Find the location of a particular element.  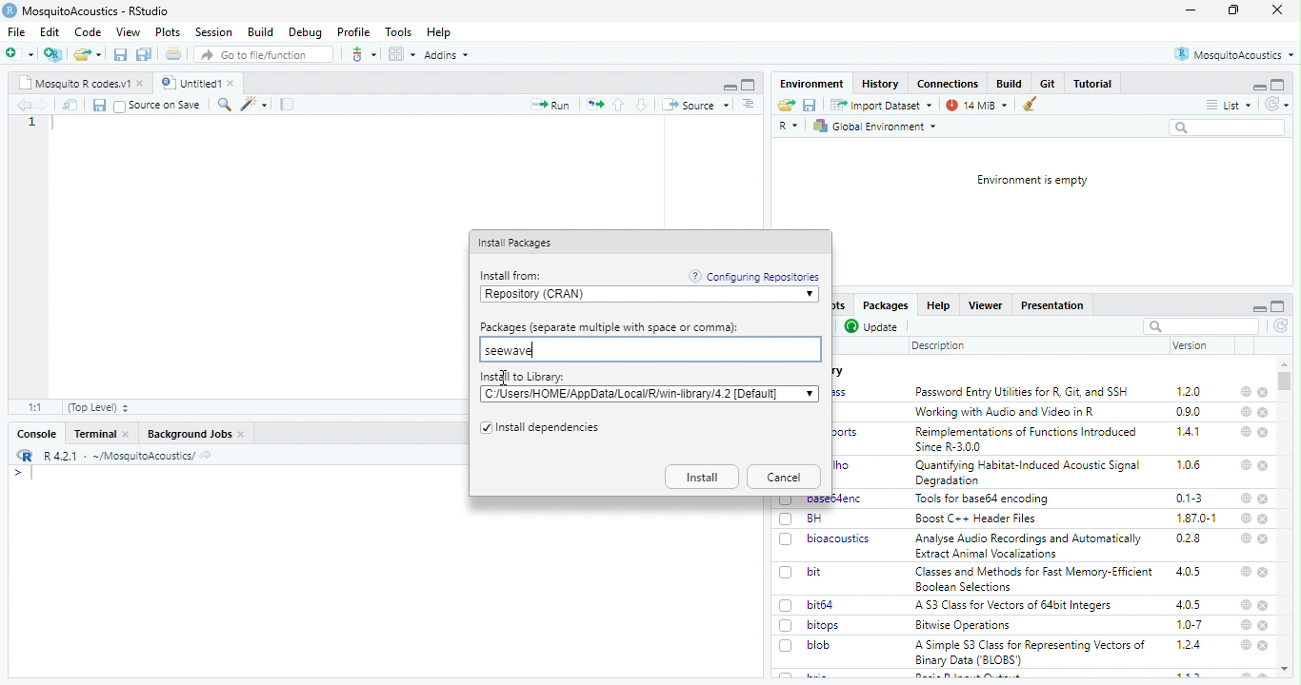

close is located at coordinates (127, 434).